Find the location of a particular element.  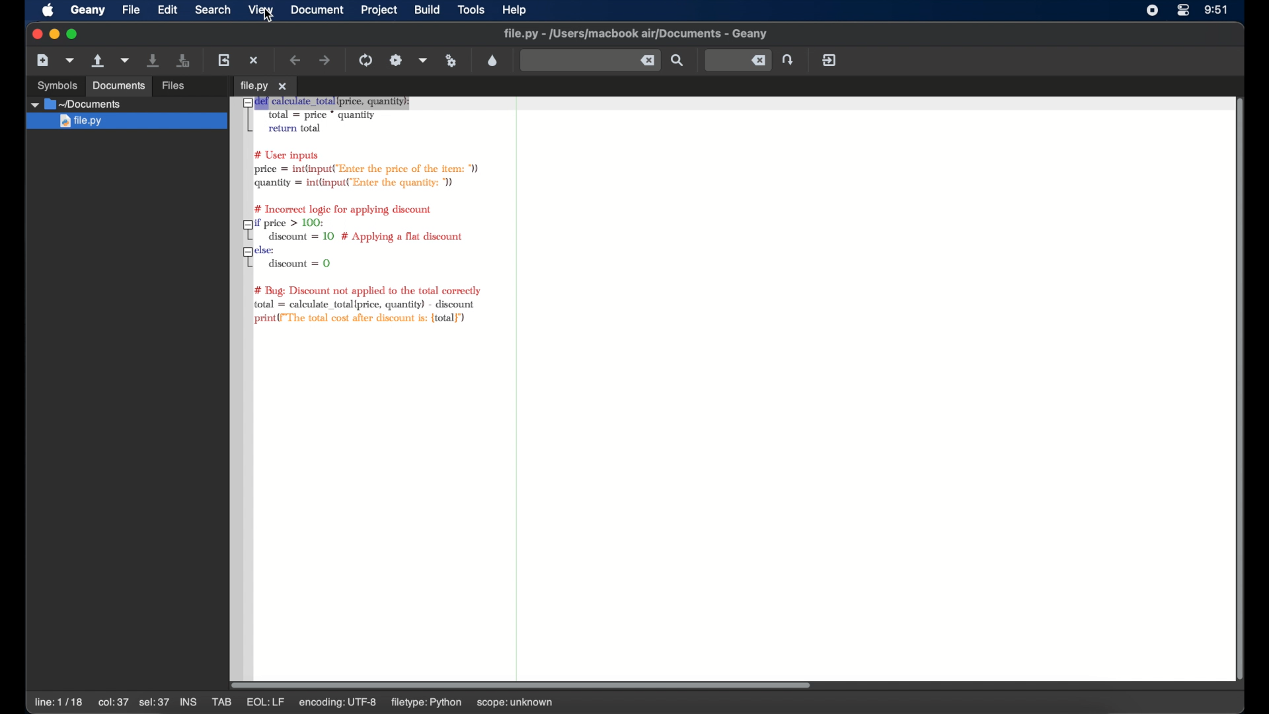

open an existing file is located at coordinates (98, 61).